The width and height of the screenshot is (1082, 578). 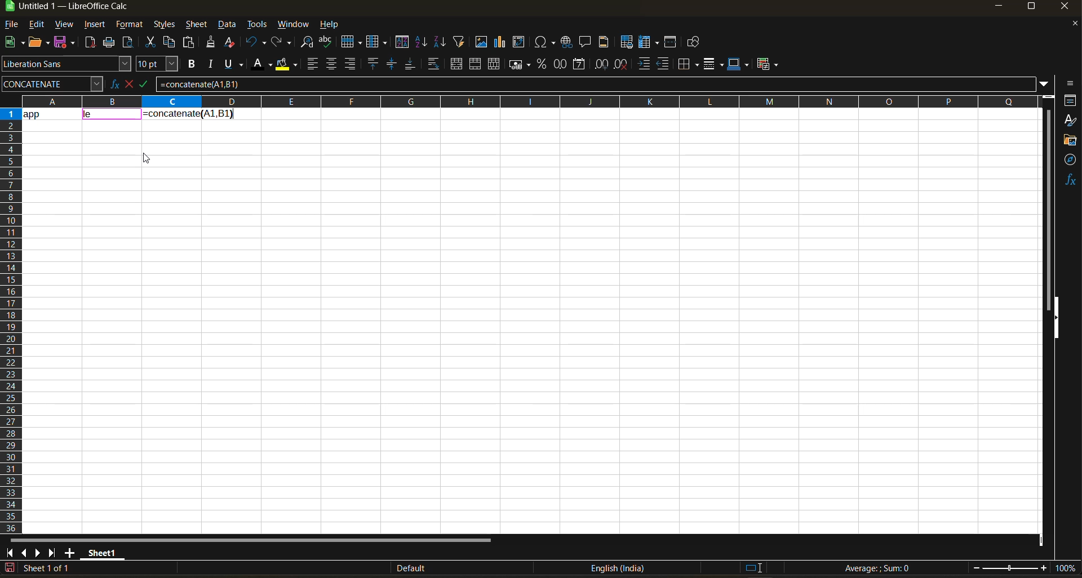 I want to click on app name and file name, so click(x=78, y=8).